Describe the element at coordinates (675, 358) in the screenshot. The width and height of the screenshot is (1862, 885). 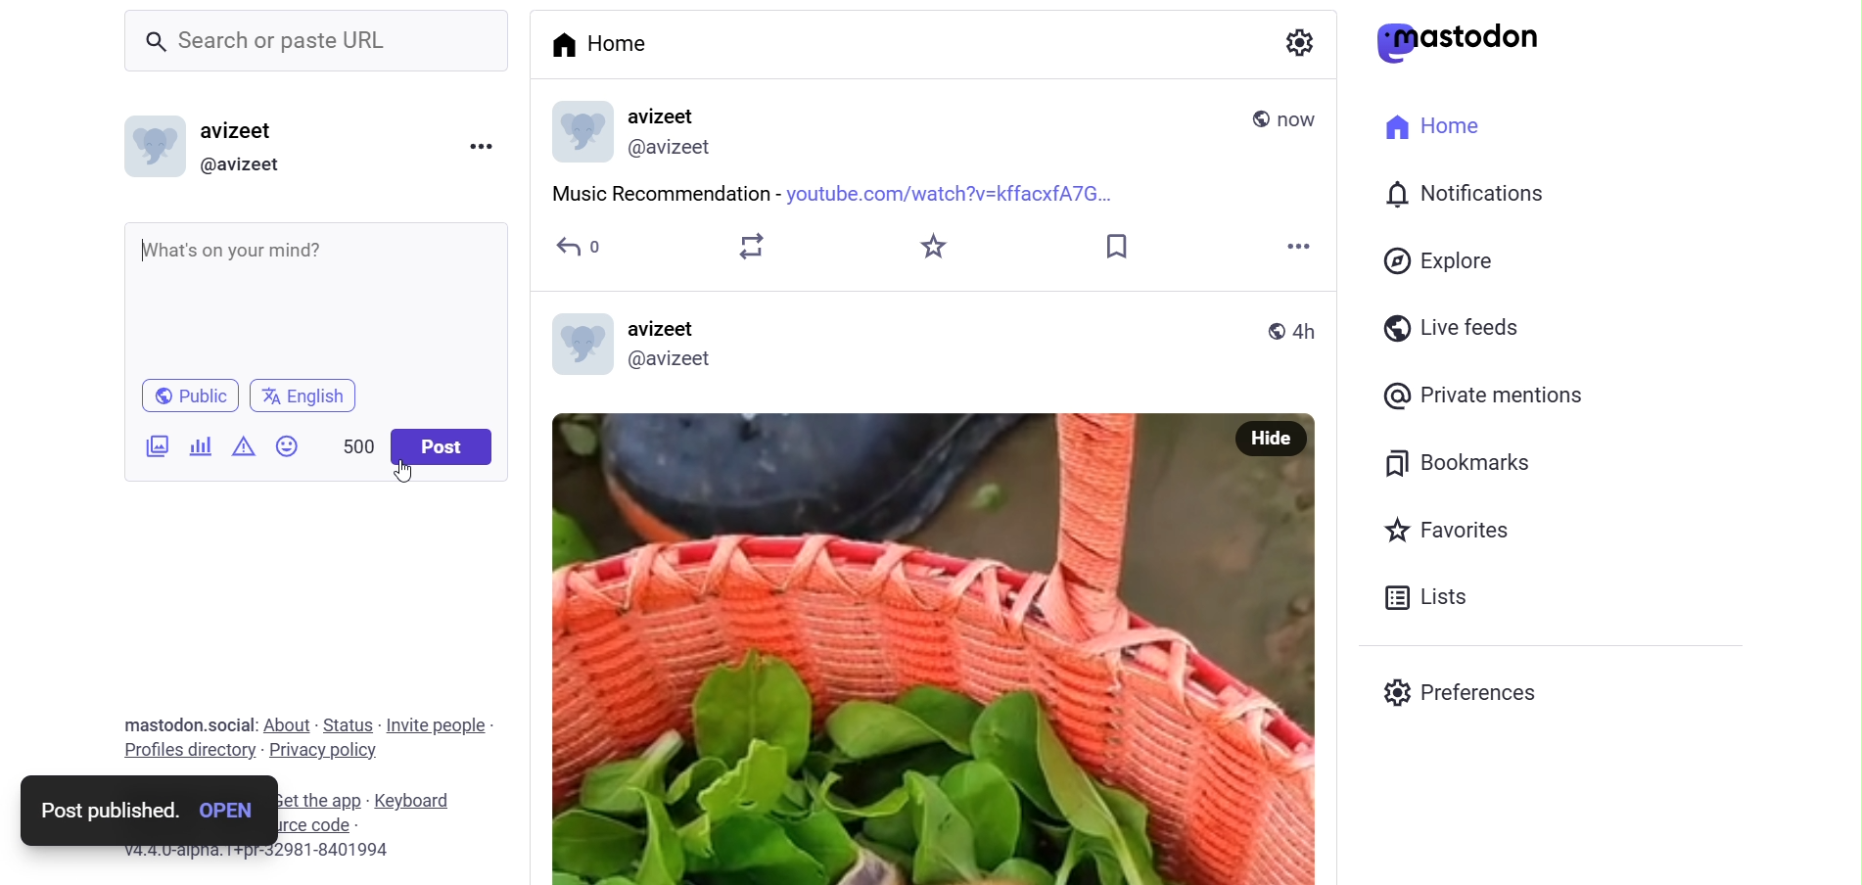
I see `@avizeet` at that location.